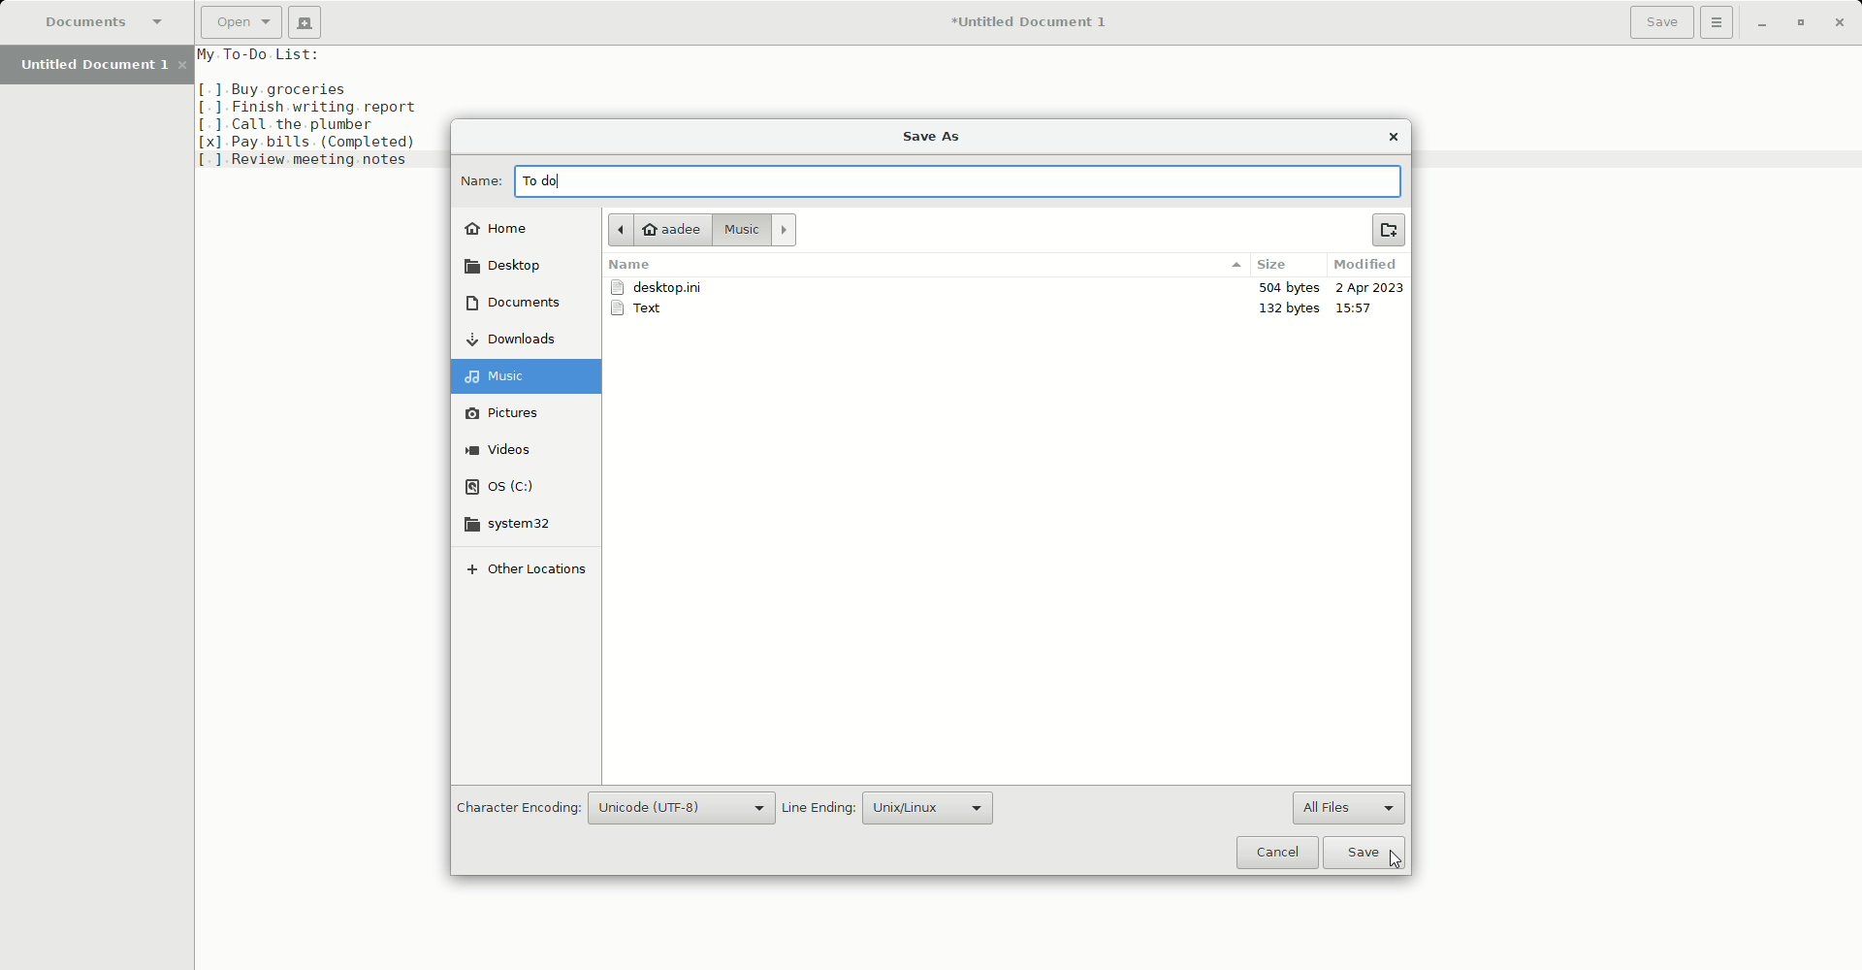 The height and width of the screenshot is (970, 1862). What do you see at coordinates (657, 229) in the screenshot?
I see `aadee` at bounding box center [657, 229].